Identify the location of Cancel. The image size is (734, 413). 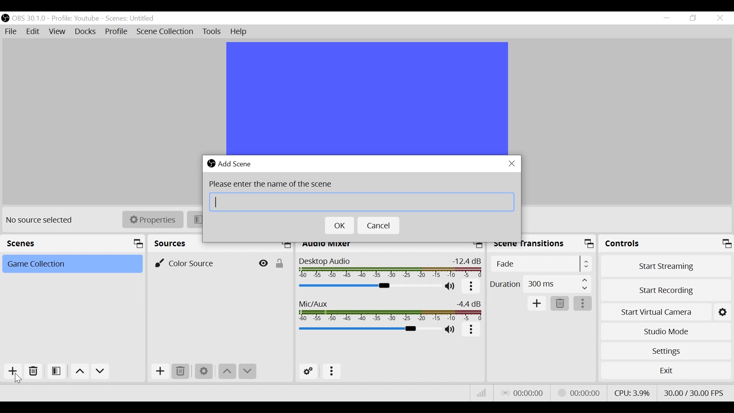
(379, 226).